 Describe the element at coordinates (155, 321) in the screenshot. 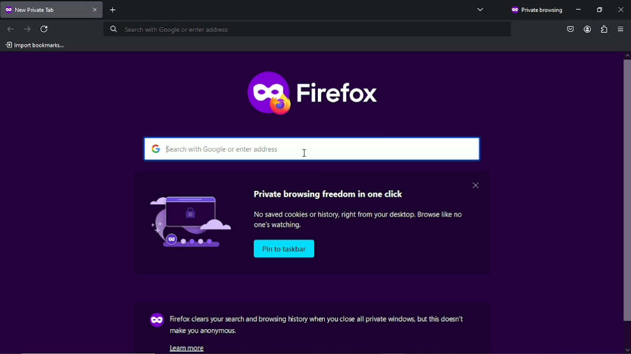

I see `icon` at that location.